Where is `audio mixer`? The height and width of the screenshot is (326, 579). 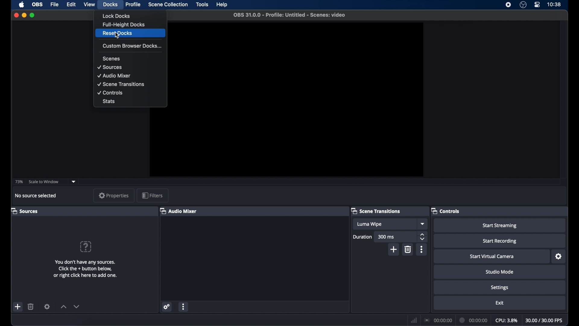 audio mixer is located at coordinates (178, 211).